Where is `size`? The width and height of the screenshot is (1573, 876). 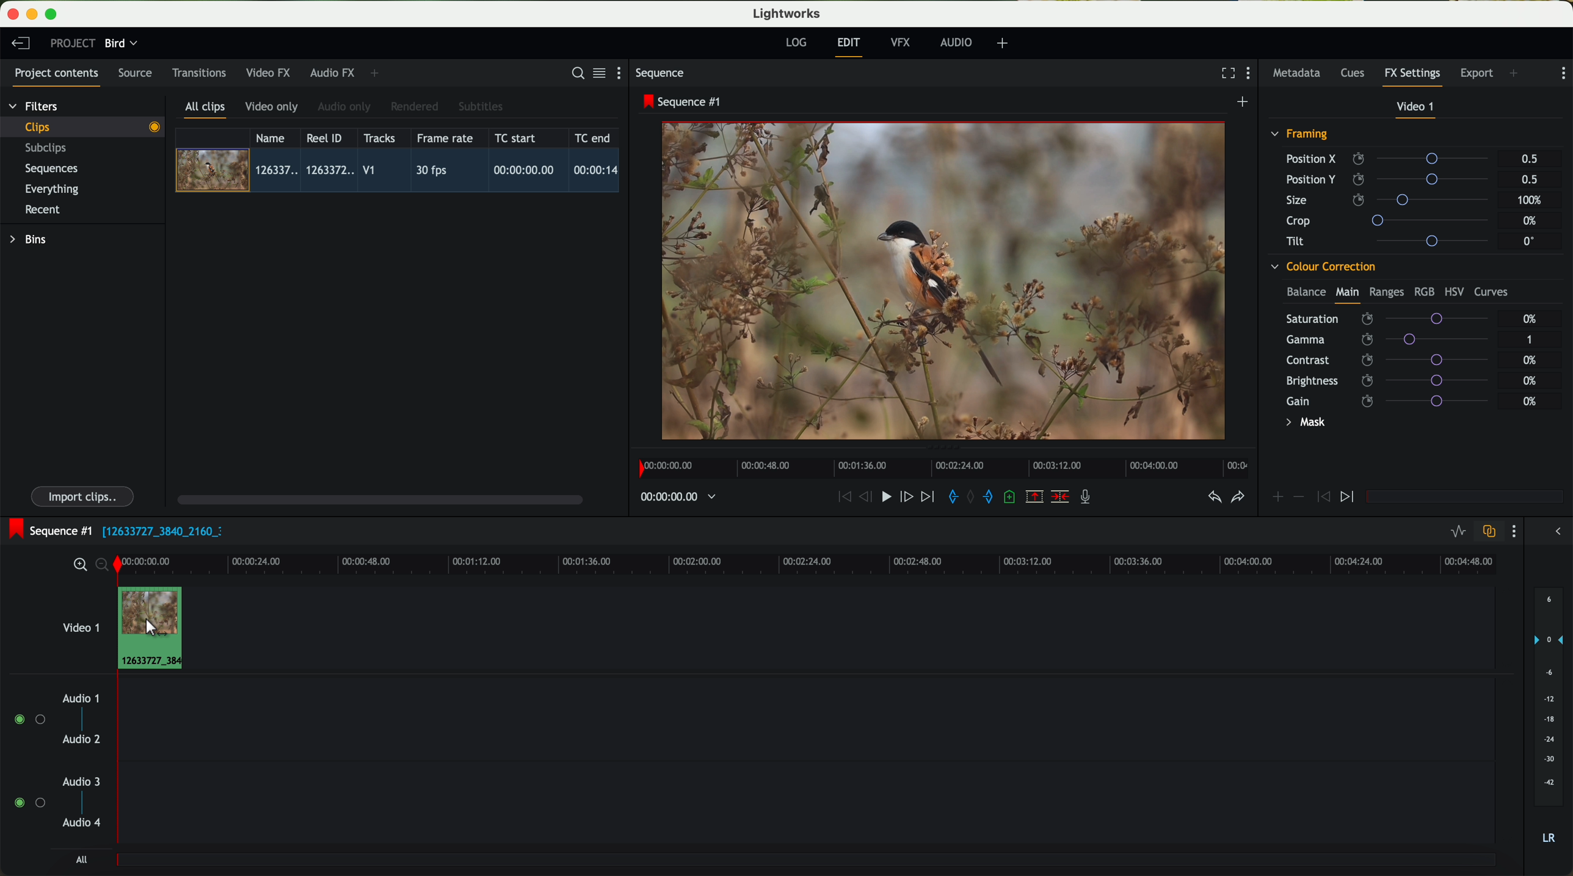
size is located at coordinates (1390, 200).